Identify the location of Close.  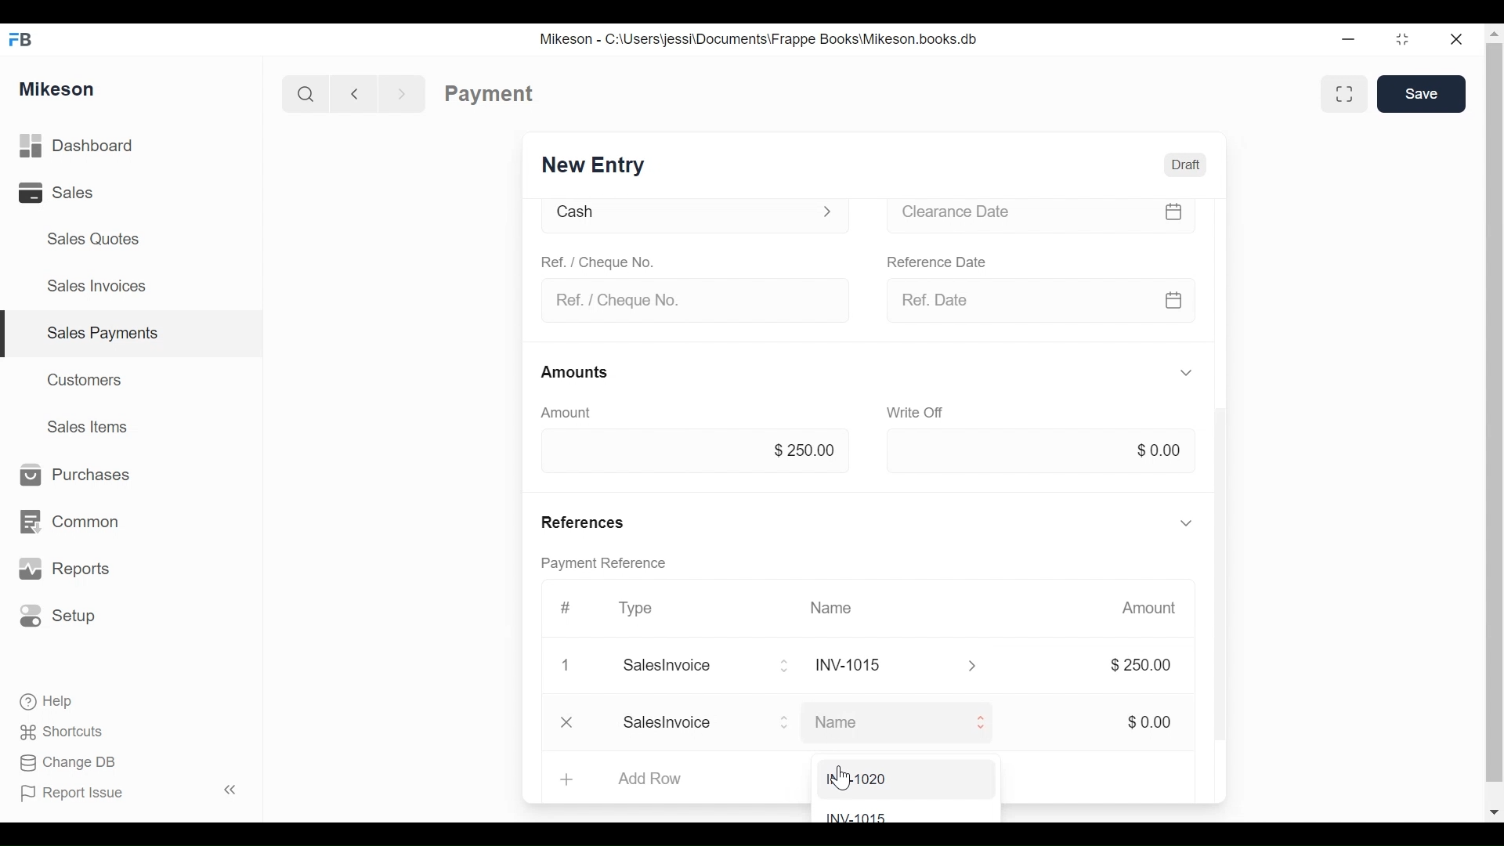
(1455, 38).